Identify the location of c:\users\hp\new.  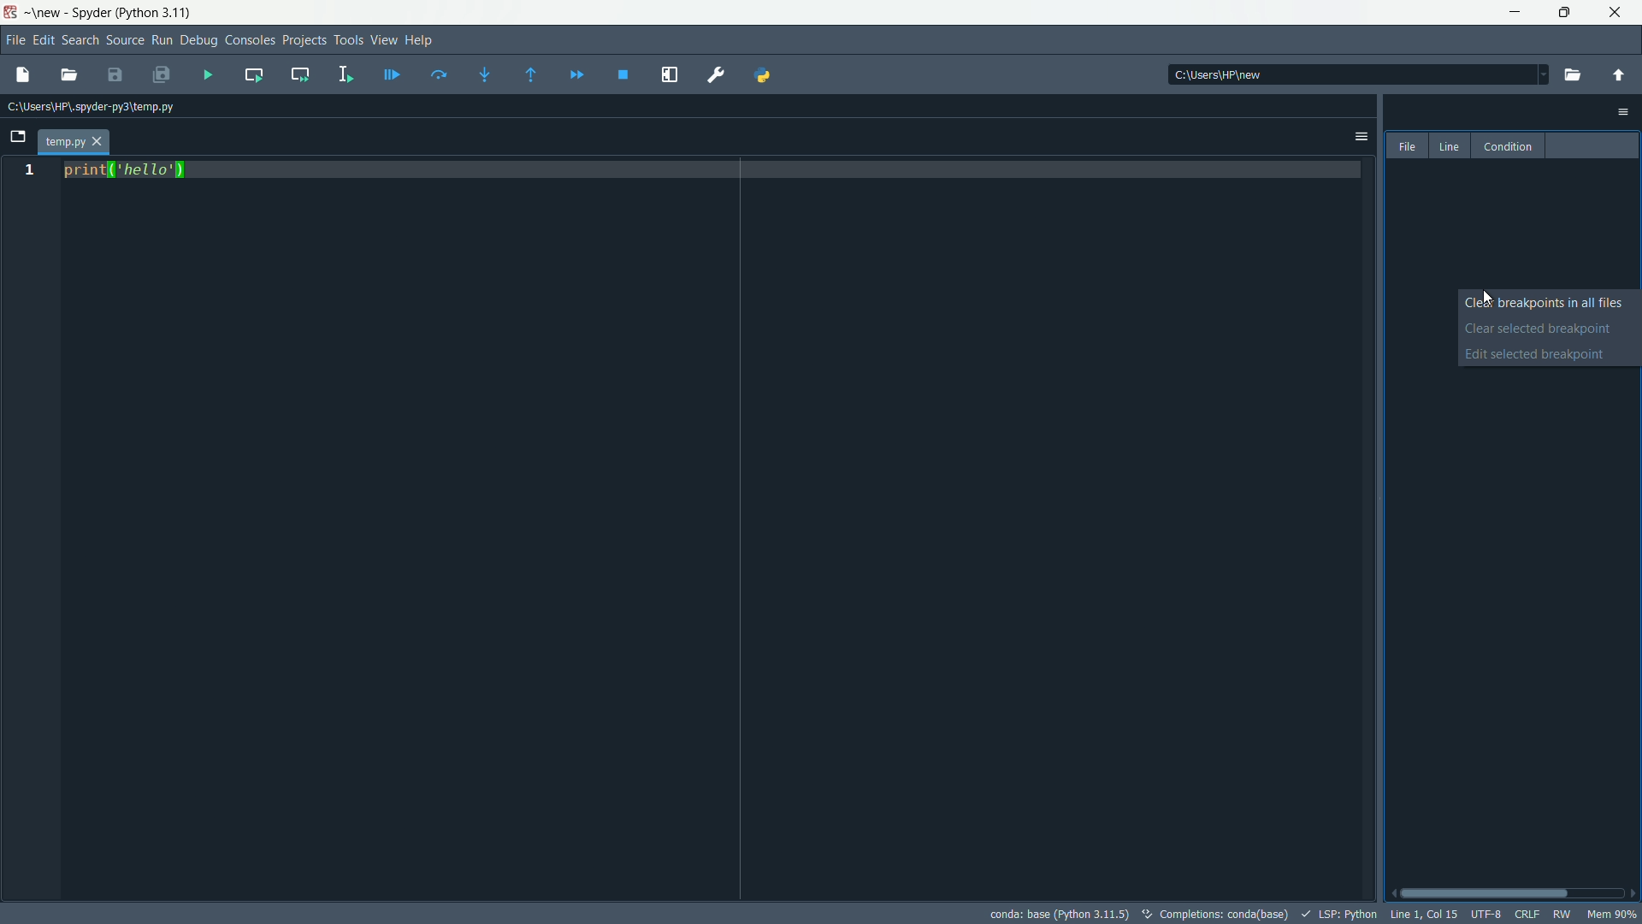
(1217, 74).